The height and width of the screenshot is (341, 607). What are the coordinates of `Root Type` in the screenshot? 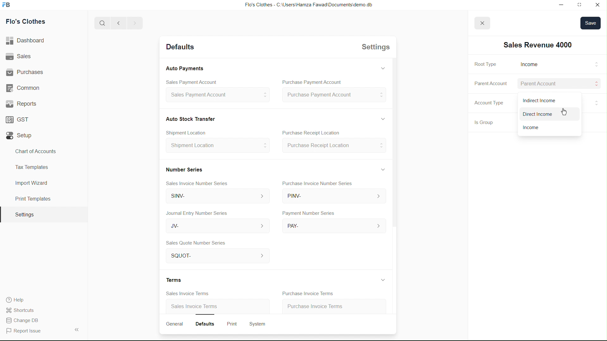 It's located at (528, 64).